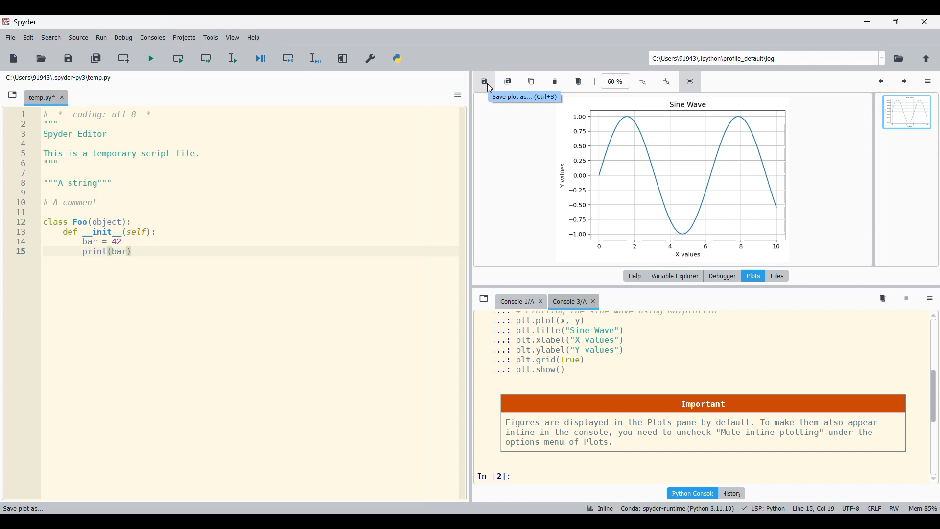  Describe the element at coordinates (13, 95) in the screenshot. I see `Browse tab` at that location.